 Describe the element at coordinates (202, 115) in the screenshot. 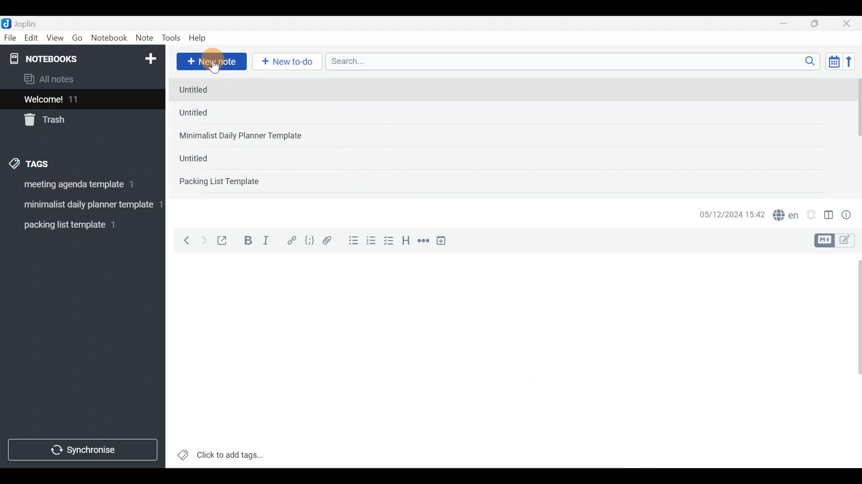

I see `Untitled` at that location.